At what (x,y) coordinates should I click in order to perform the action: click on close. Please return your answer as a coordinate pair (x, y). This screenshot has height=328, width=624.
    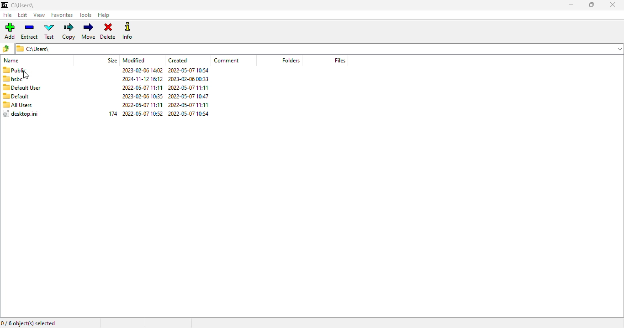
    Looking at the image, I should click on (613, 5).